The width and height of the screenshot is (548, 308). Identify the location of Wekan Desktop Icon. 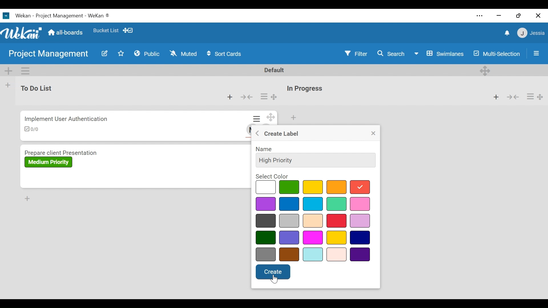
(59, 15).